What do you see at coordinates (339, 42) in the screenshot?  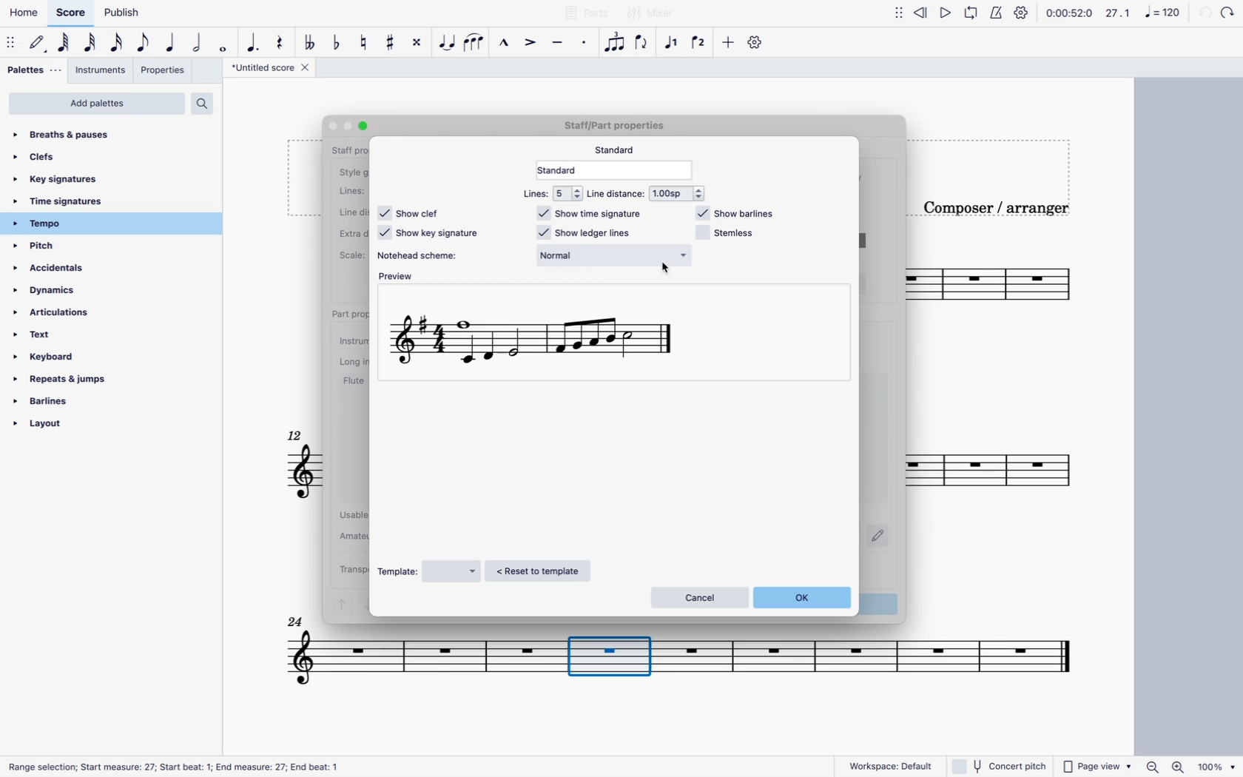 I see `toggle flat` at bounding box center [339, 42].